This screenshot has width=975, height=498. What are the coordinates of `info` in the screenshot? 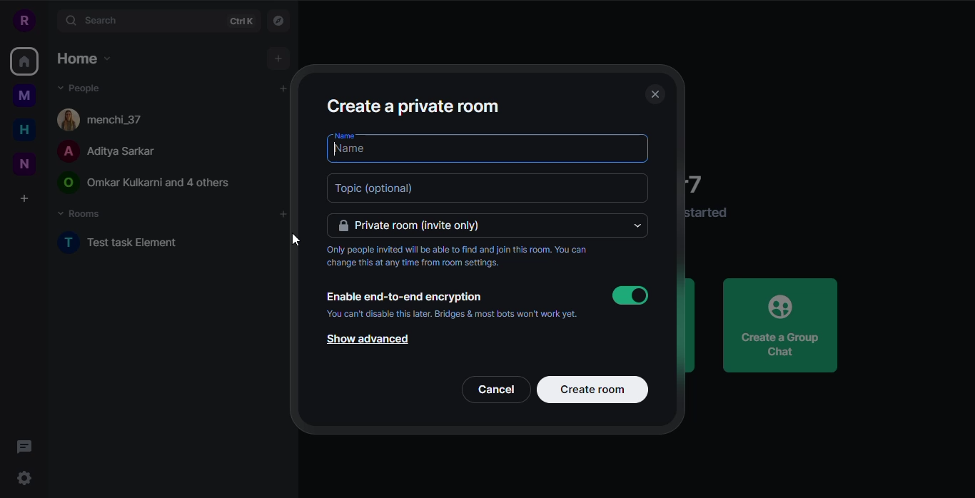 It's located at (465, 258).